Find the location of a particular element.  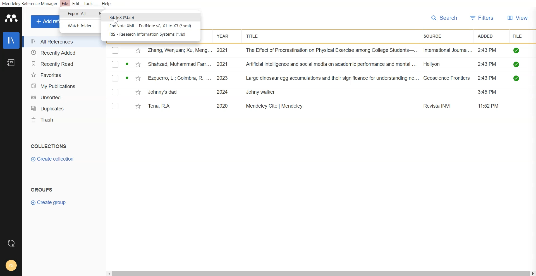

File is located at coordinates (519, 36).